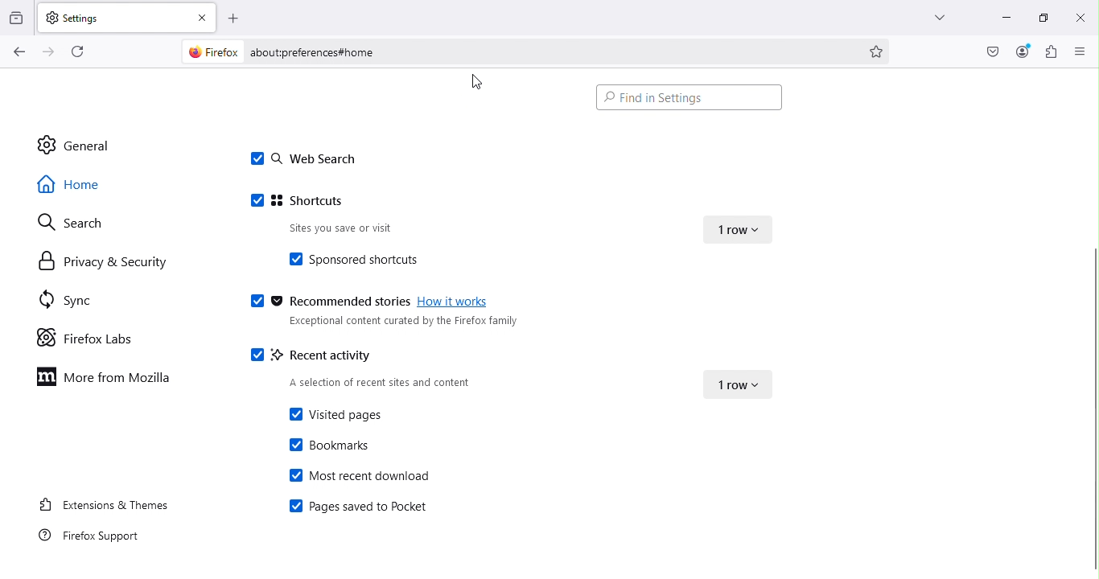 The height and width of the screenshot is (579, 1099). What do you see at coordinates (456, 304) in the screenshot?
I see `How it works` at bounding box center [456, 304].